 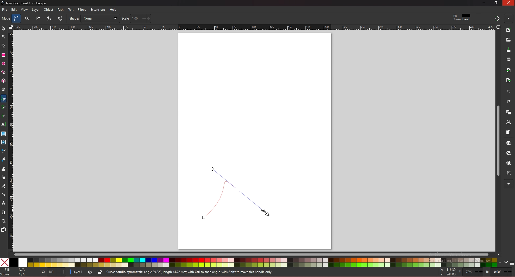 What do you see at coordinates (11, 27) in the screenshot?
I see `lock guides` at bounding box center [11, 27].